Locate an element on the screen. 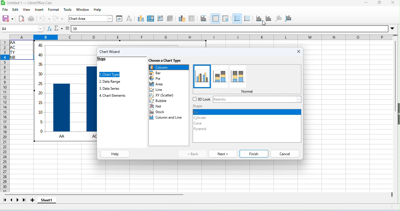  chart area is located at coordinates (90, 18).